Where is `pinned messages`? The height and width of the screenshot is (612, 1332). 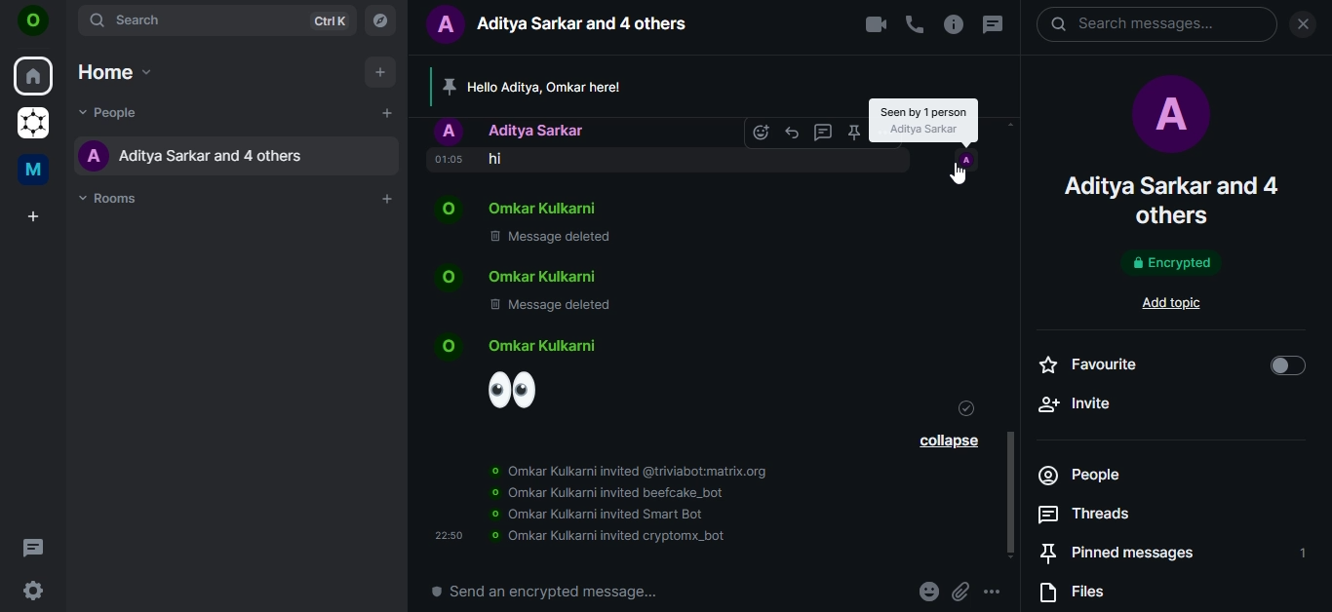
pinned messages is located at coordinates (1168, 553).